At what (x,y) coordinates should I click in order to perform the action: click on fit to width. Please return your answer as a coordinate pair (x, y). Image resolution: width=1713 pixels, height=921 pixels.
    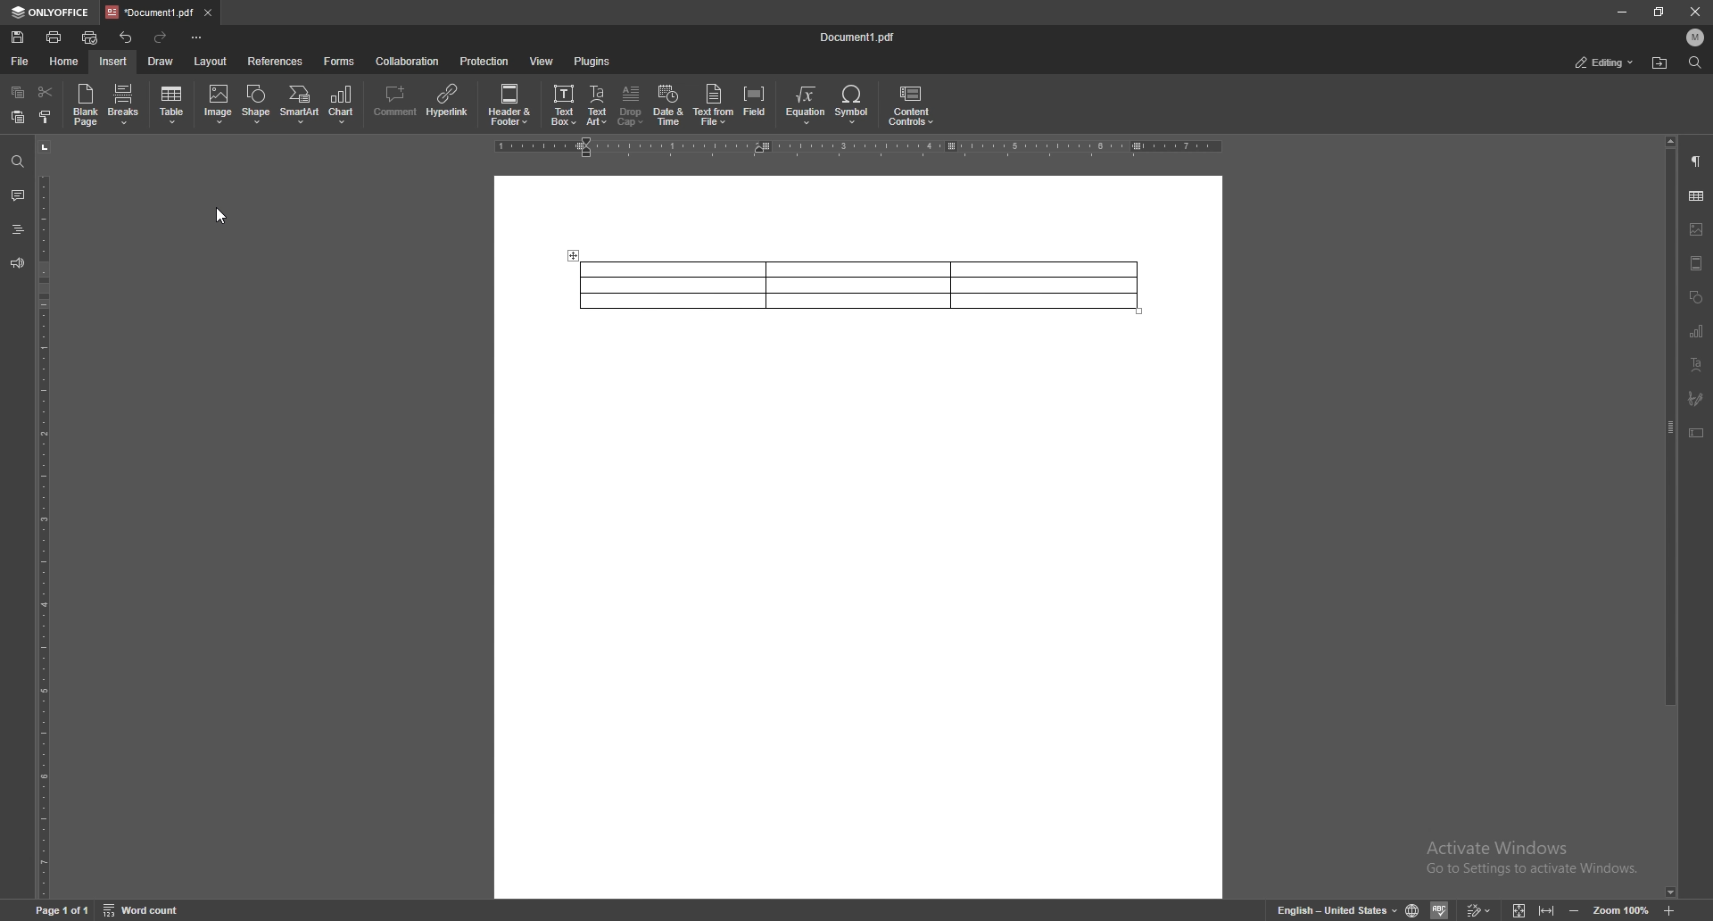
    Looking at the image, I should click on (1547, 911).